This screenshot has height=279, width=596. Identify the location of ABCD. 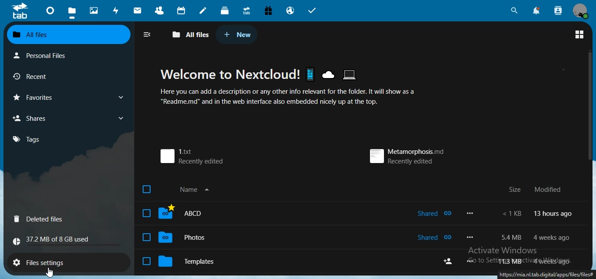
(195, 213).